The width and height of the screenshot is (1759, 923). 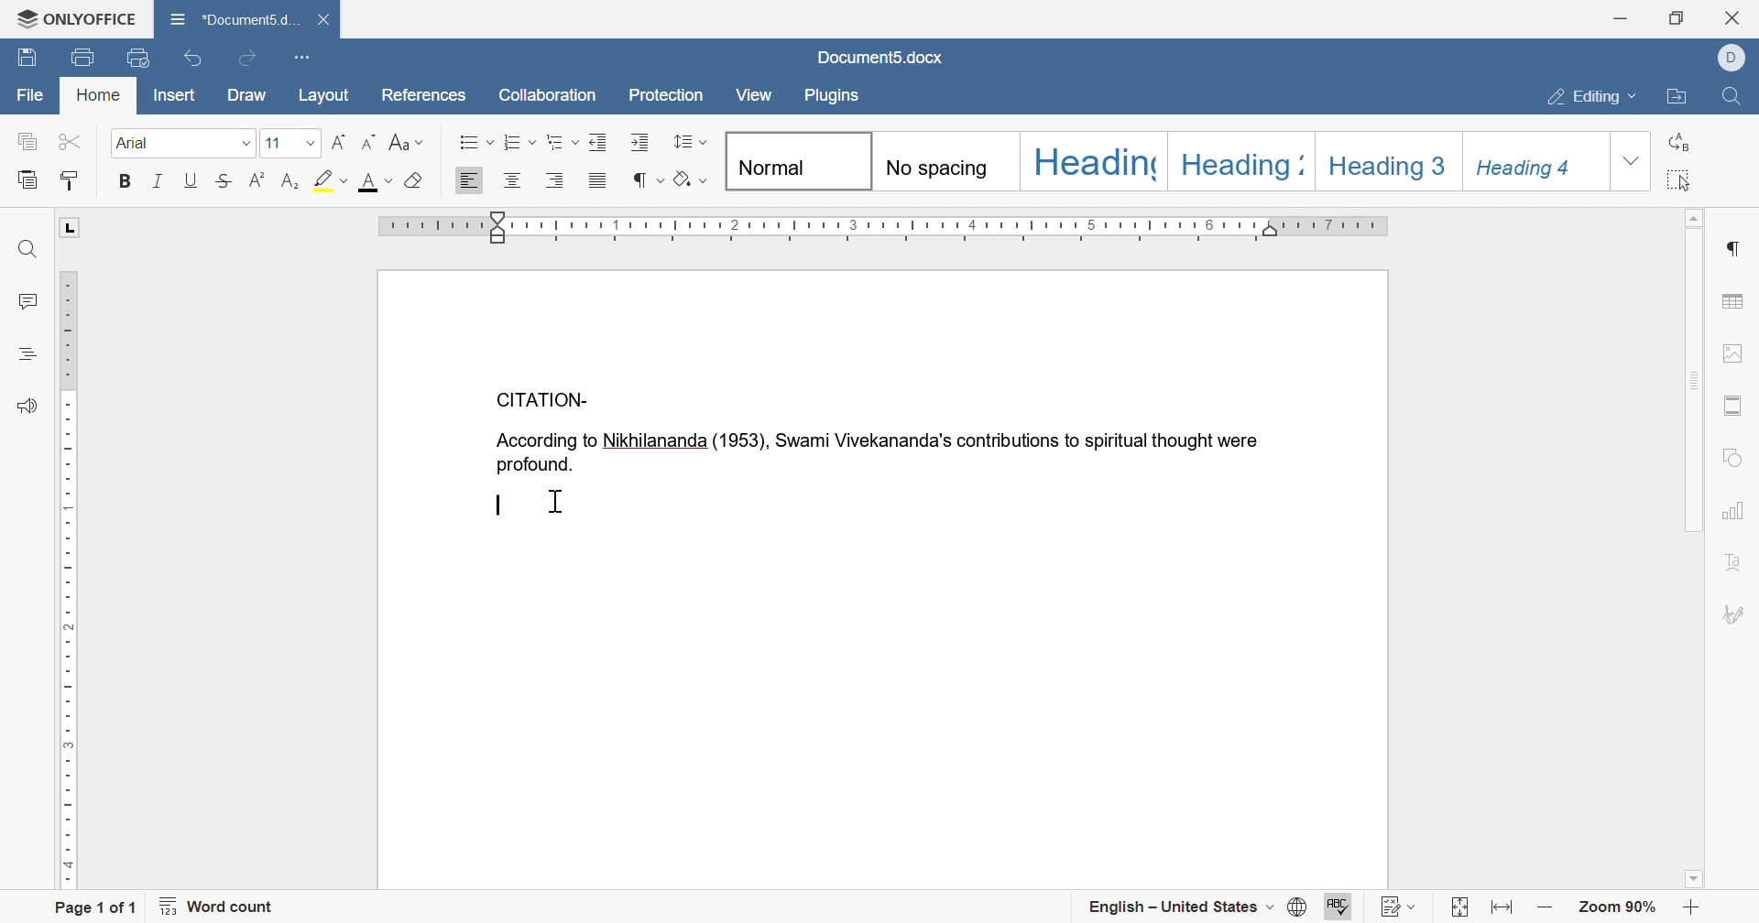 What do you see at coordinates (638, 143) in the screenshot?
I see `increase indent` at bounding box center [638, 143].